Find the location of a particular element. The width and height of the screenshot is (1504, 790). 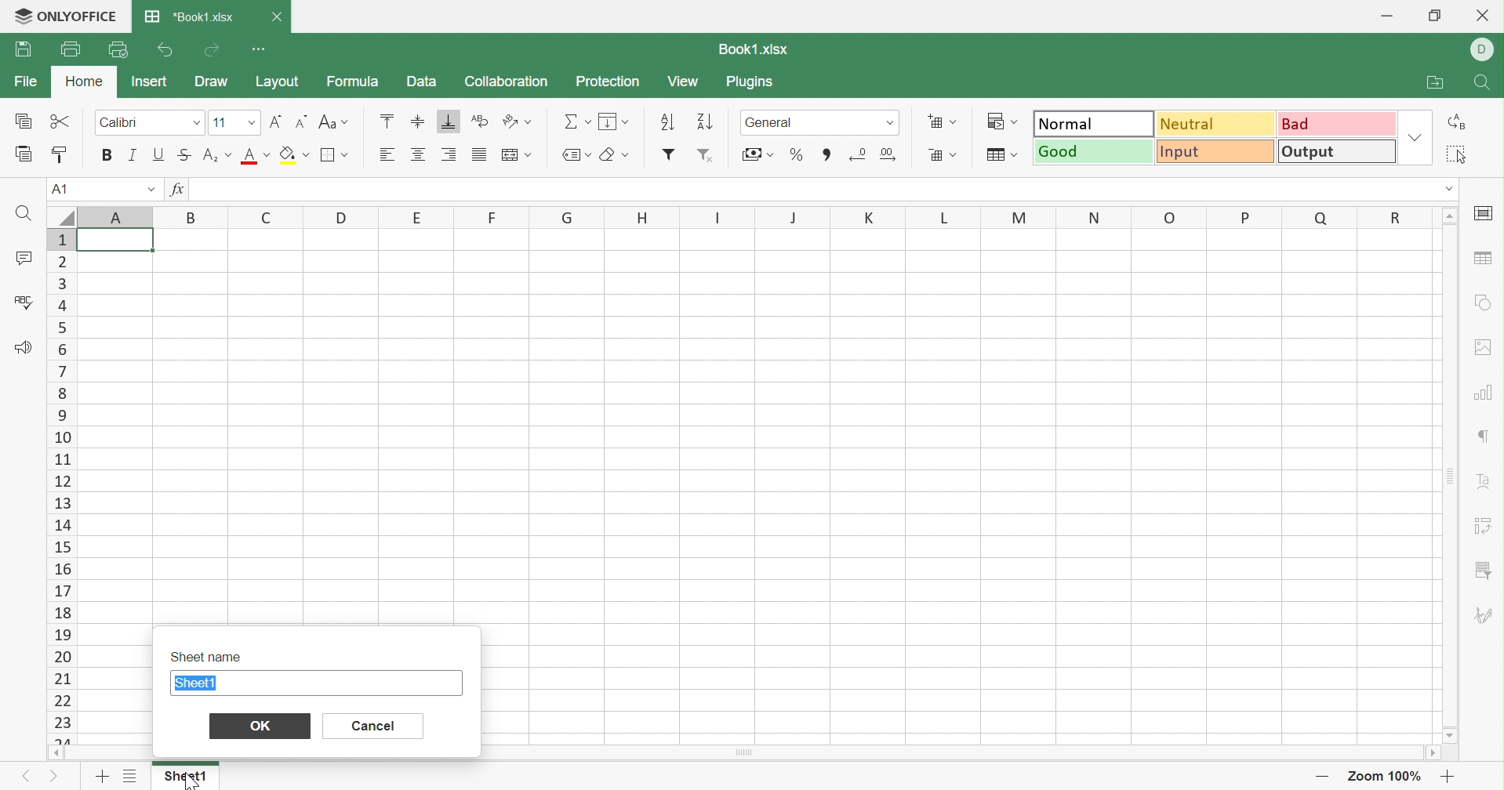

Add filter is located at coordinates (670, 154).